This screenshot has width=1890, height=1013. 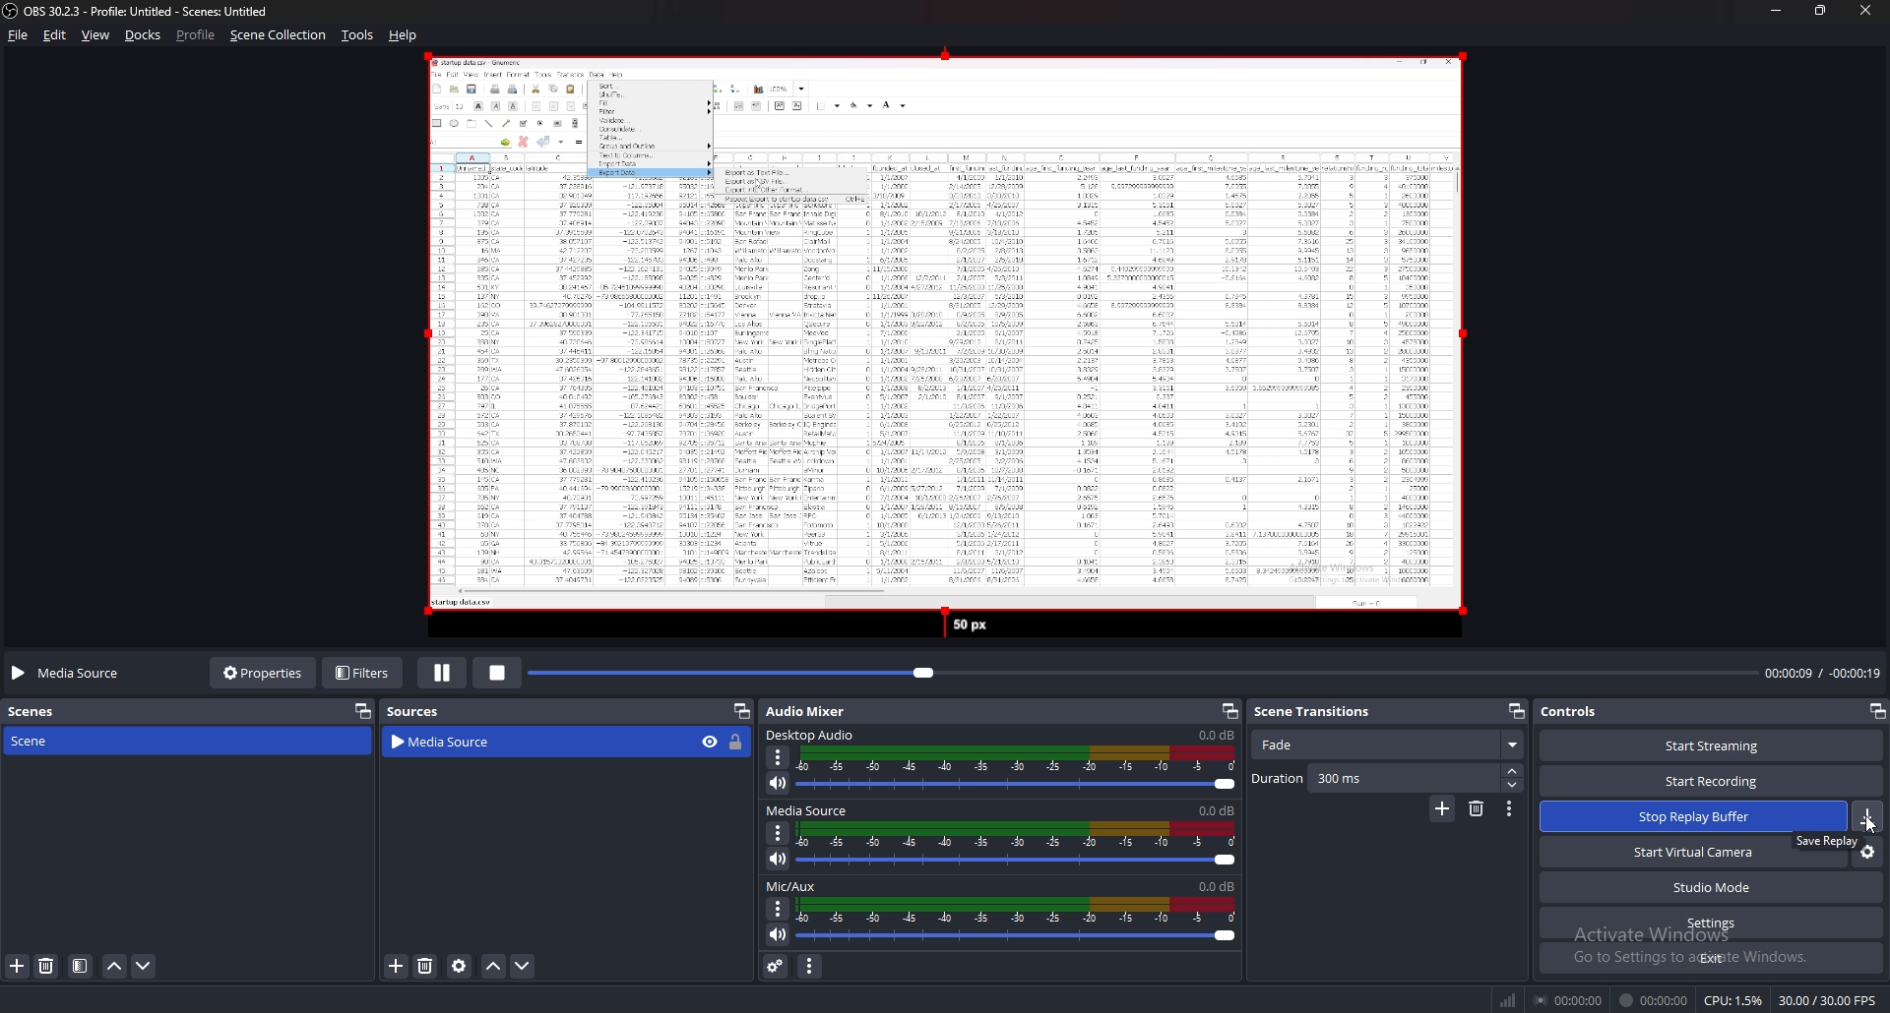 I want to click on pop out, so click(x=1228, y=710).